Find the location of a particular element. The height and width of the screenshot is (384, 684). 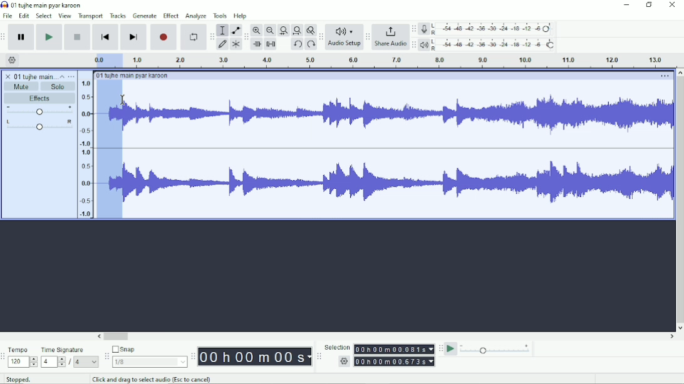

4 is located at coordinates (86, 361).